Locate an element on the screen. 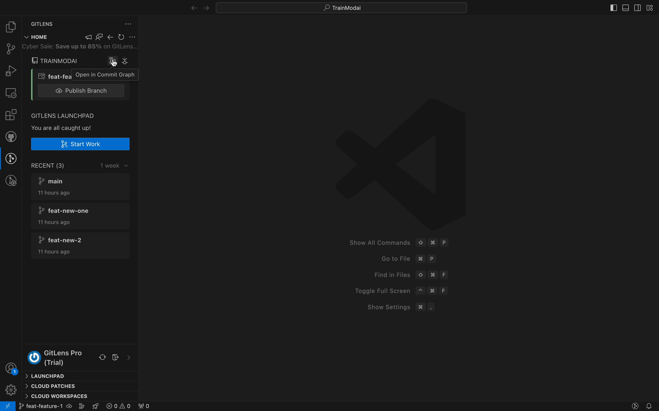  file explorer  is located at coordinates (10, 26).